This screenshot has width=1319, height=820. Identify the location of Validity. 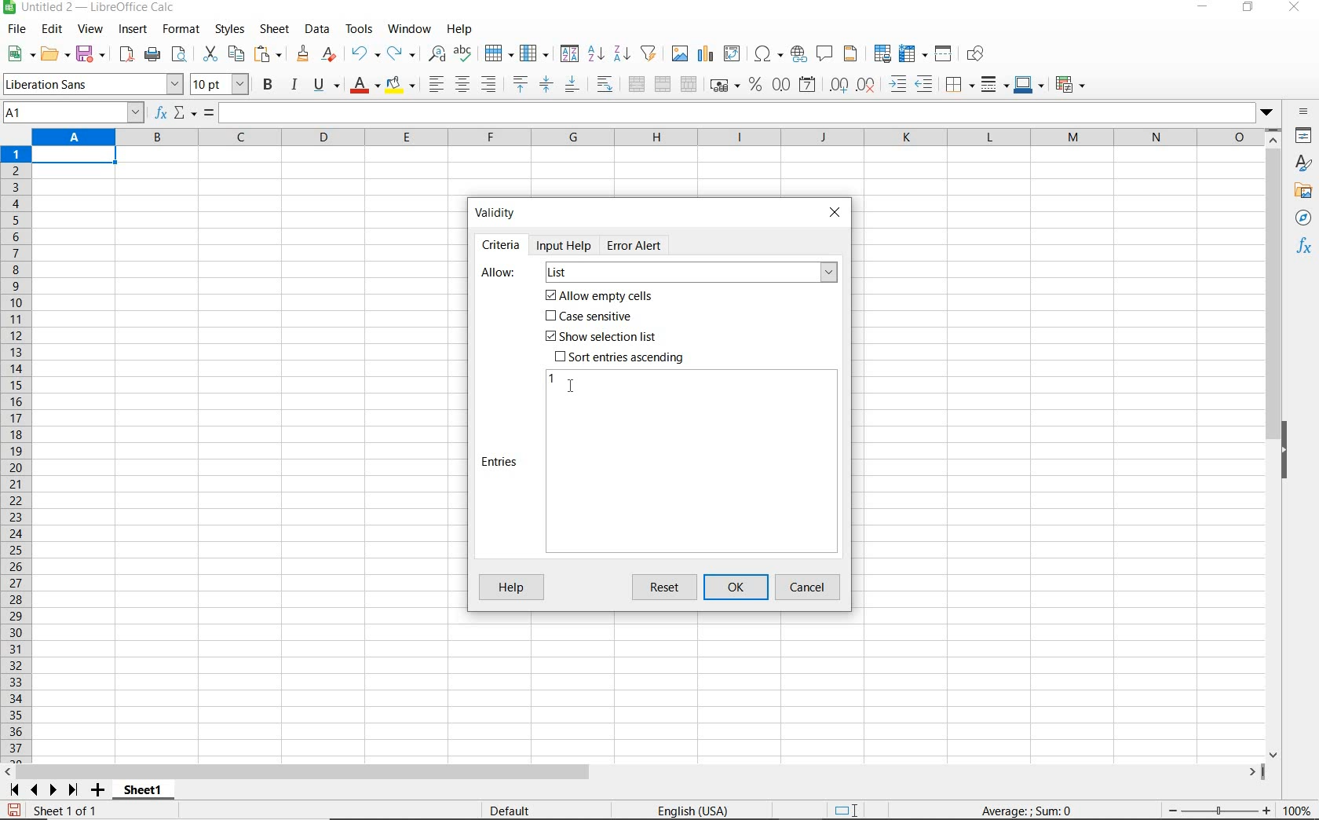
(496, 211).